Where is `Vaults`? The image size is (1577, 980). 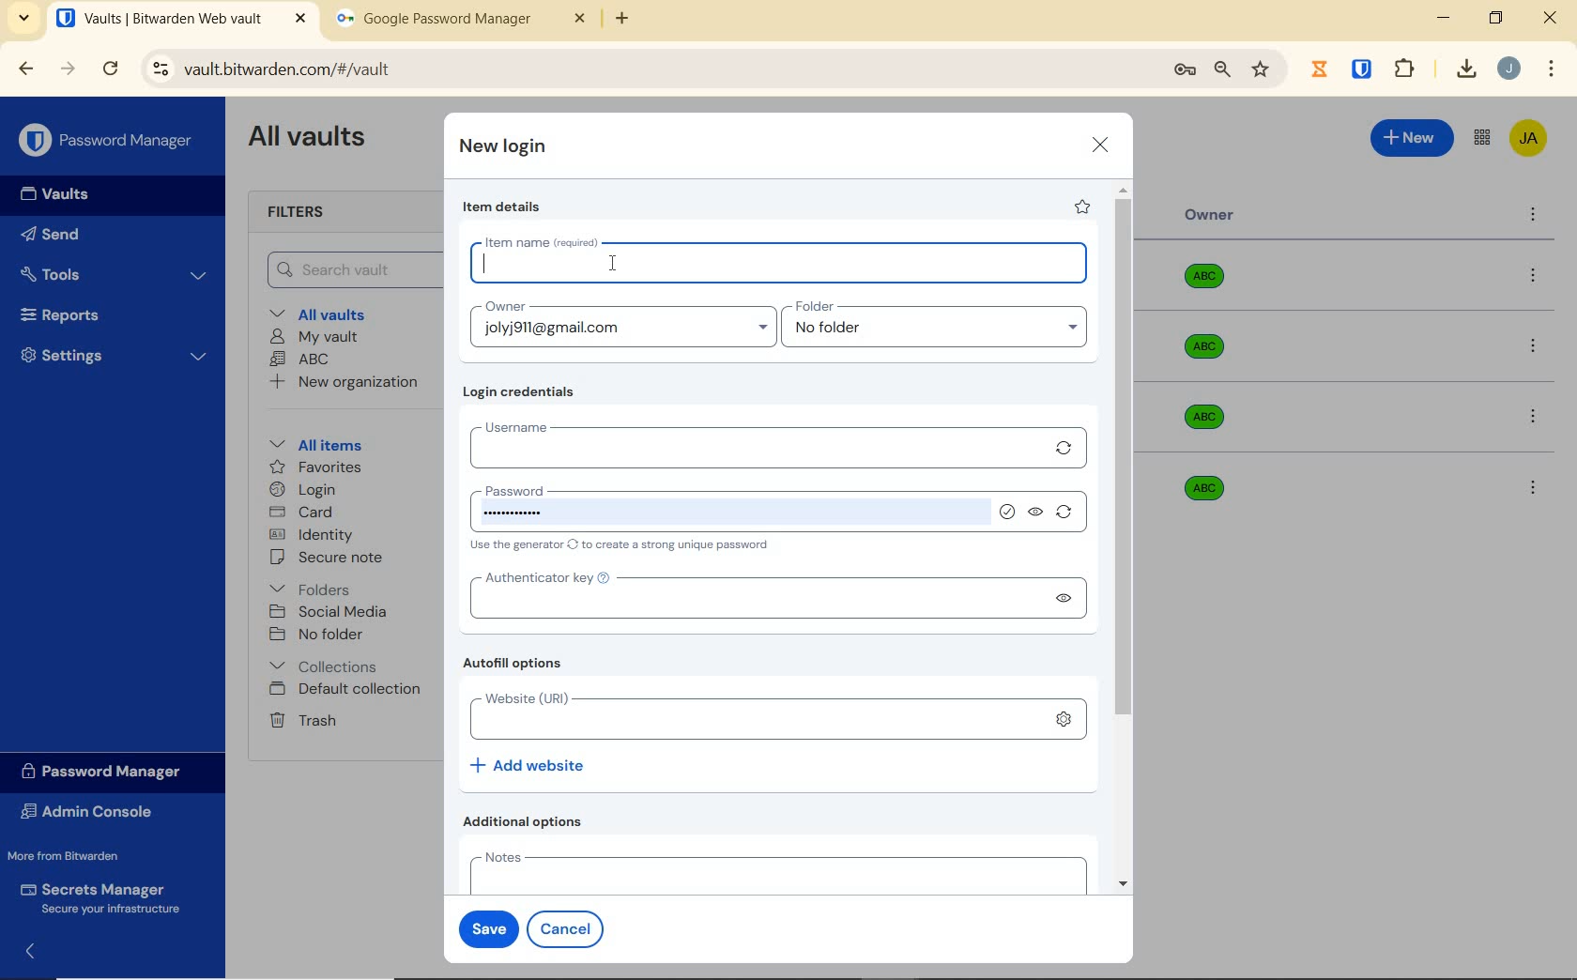 Vaults is located at coordinates (60, 194).